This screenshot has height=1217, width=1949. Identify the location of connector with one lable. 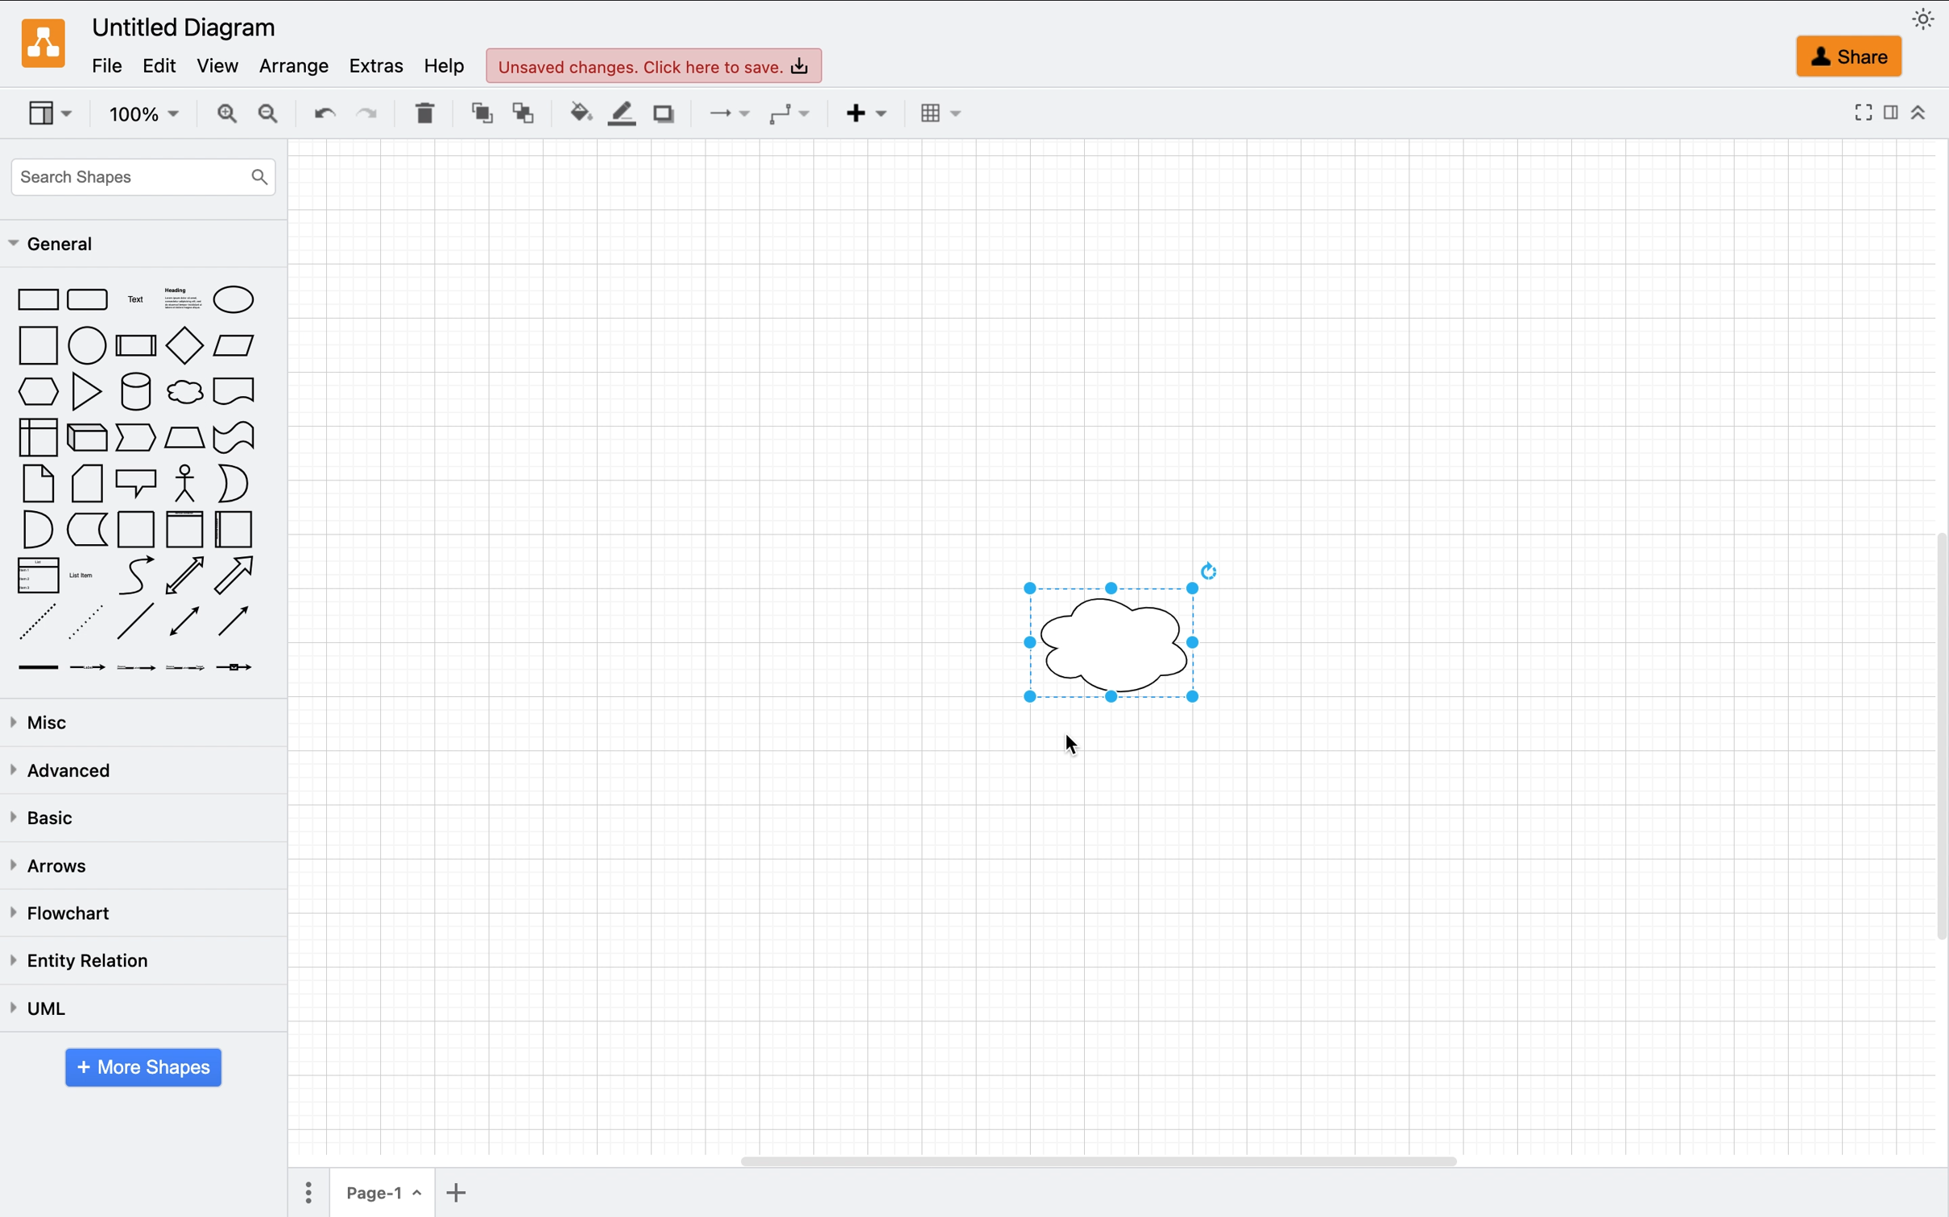
(87, 667).